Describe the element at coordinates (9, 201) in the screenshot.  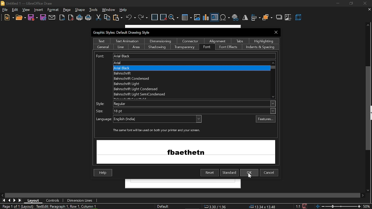
I see `go to previous page` at that location.